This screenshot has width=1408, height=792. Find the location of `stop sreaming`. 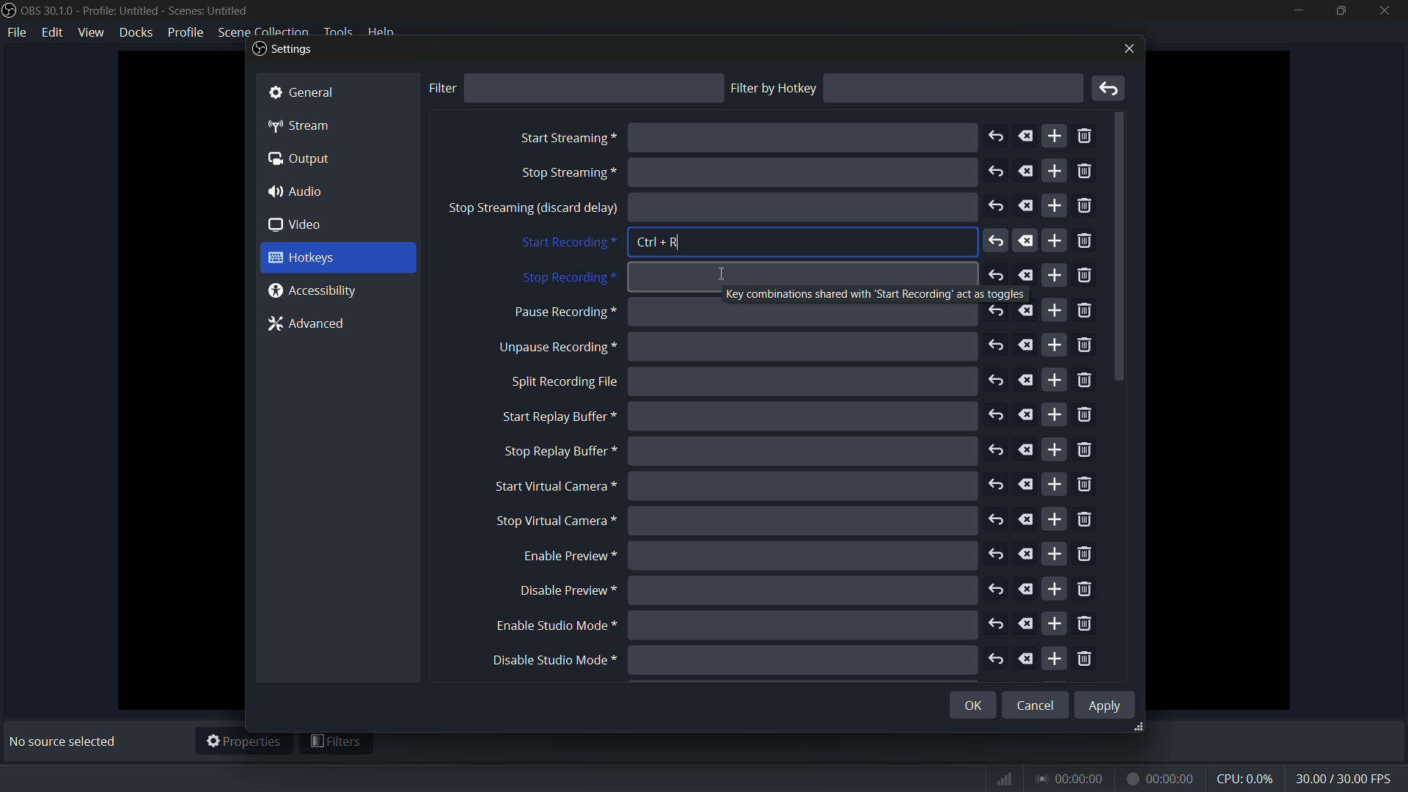

stop sreaming is located at coordinates (533, 210).